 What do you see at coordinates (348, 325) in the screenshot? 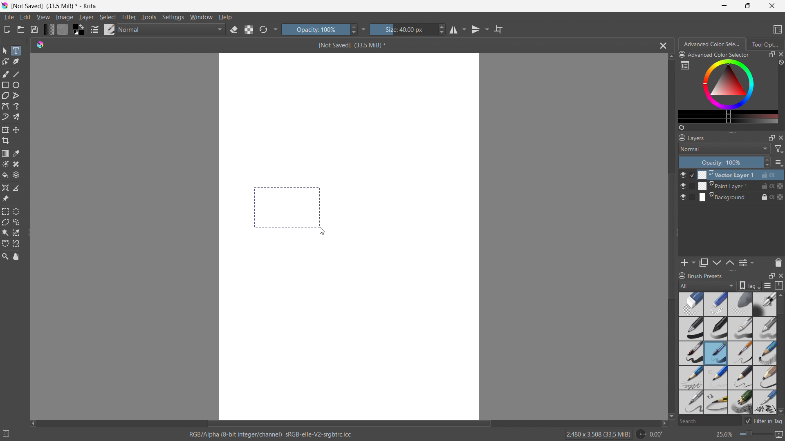
I see `canvas` at bounding box center [348, 325].